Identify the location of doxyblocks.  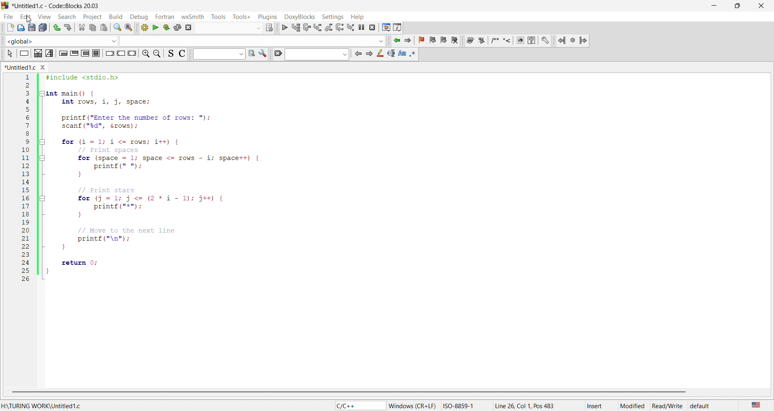
(298, 15).